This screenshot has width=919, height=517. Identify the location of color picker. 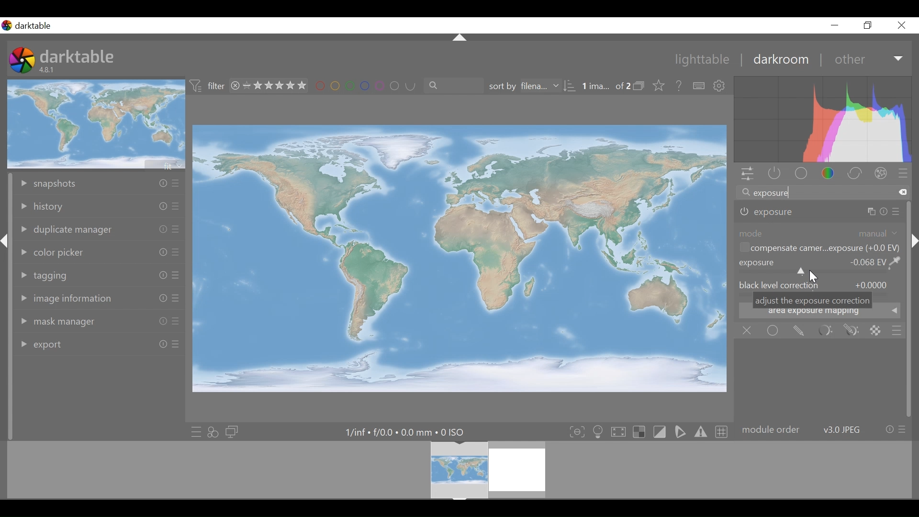
(100, 252).